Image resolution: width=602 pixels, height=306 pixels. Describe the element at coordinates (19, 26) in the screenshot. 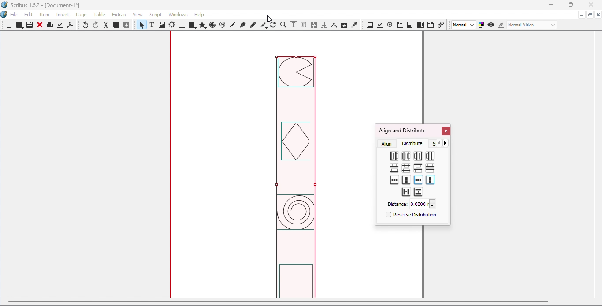

I see `Open` at that location.